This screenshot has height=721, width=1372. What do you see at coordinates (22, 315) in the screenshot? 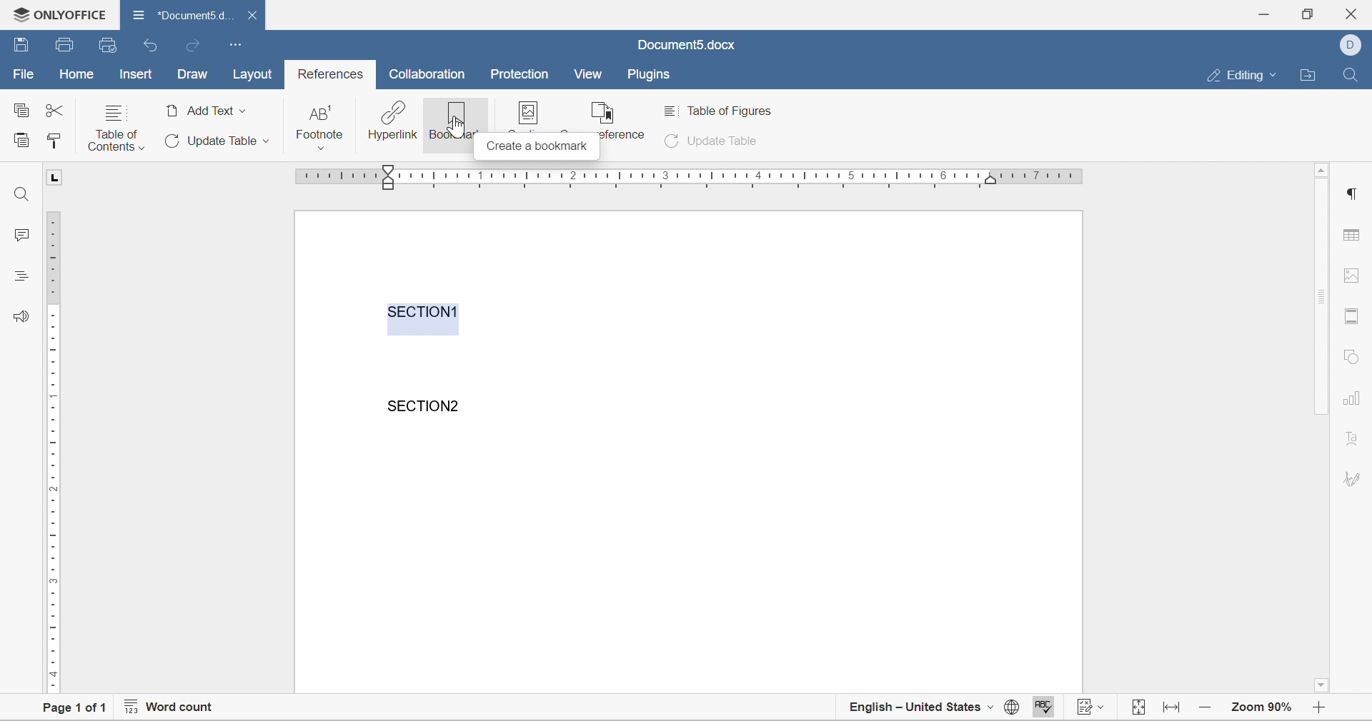
I see `feedback and support` at bounding box center [22, 315].